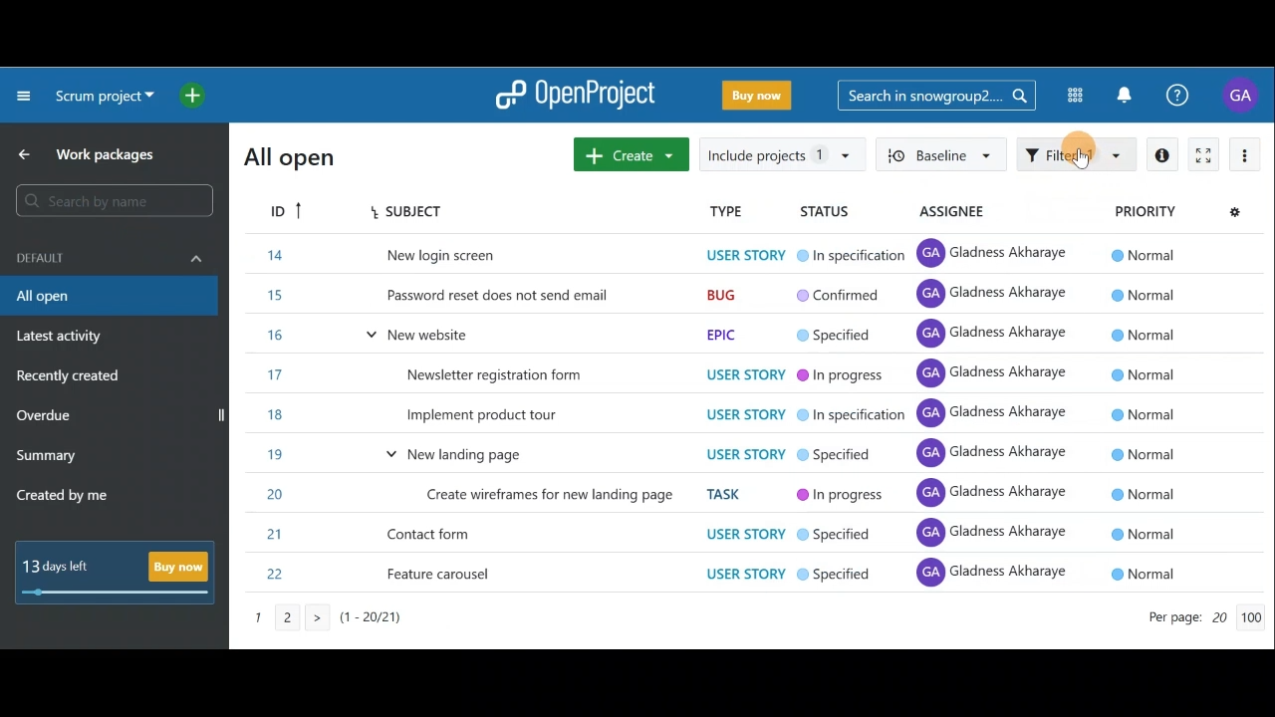 The height and width of the screenshot is (717, 1275). Describe the element at coordinates (830, 208) in the screenshot. I see `Status` at that location.